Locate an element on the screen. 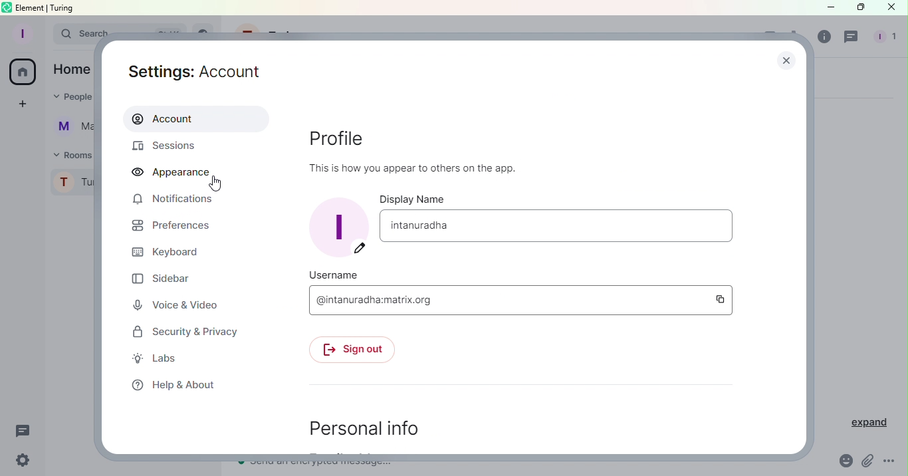  Room info is located at coordinates (824, 36).